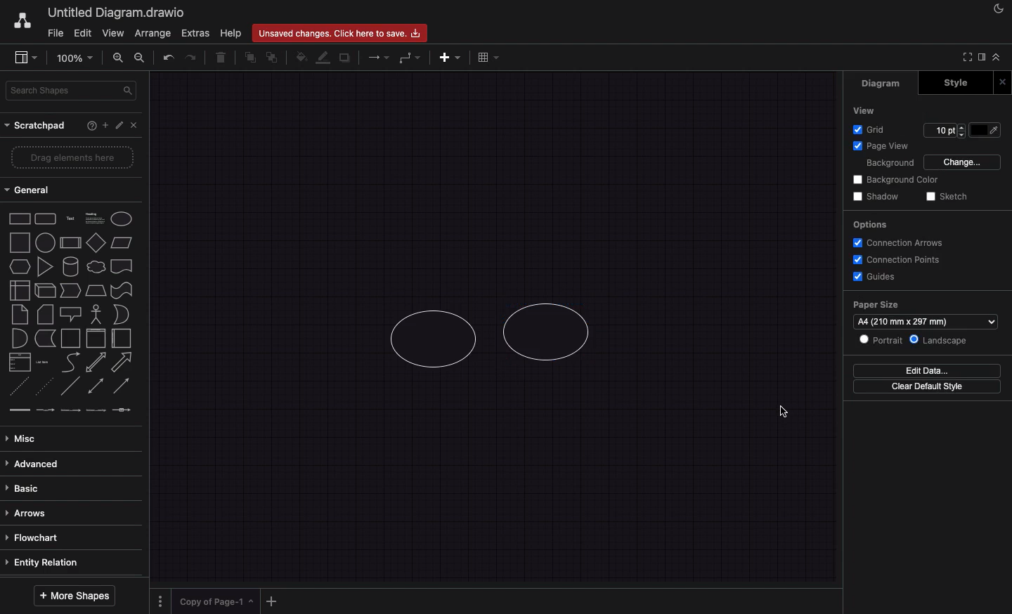 The image size is (1012, 614). I want to click on portrait , so click(882, 341).